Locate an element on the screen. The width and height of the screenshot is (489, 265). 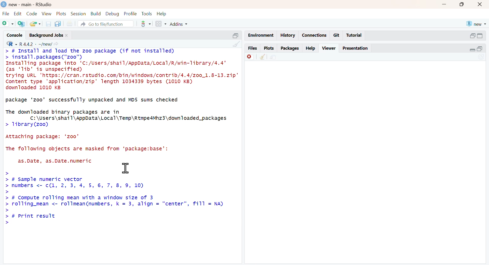
The downloaded binary packages are in
C:\Users\shail\AppData\Local\Temp\Rtmpe4Mhz3\downTloaded_packages
> 1ibrary(zoo) is located at coordinates (117, 119).